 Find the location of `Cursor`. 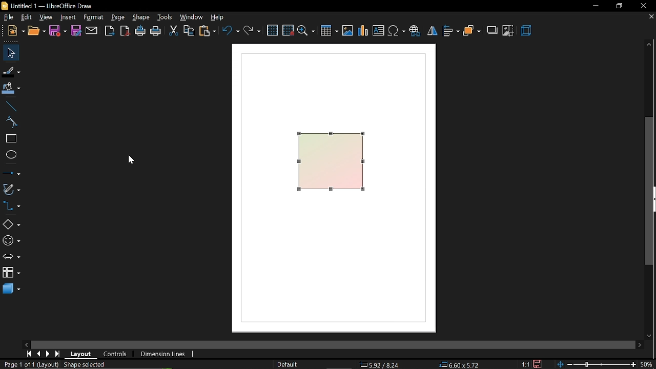

Cursor is located at coordinates (129, 160).